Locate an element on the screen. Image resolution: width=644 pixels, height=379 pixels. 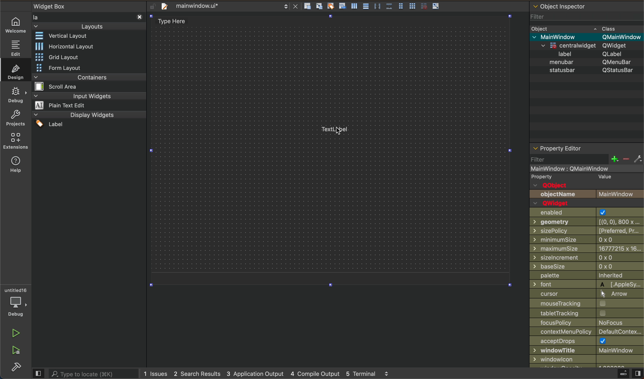
debug is located at coordinates (17, 95).